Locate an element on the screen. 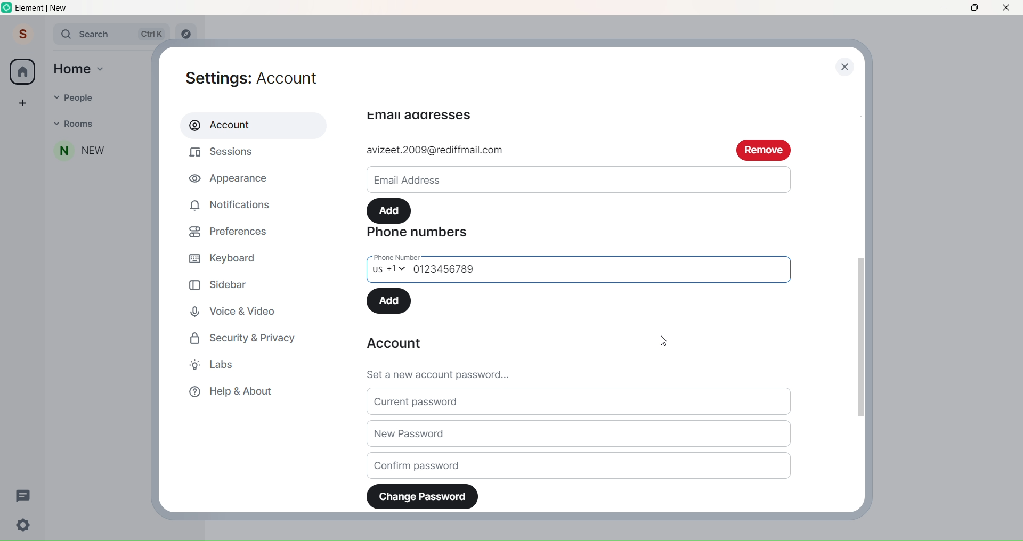 The height and width of the screenshot is (541, 1023). New Password is located at coordinates (580, 435).